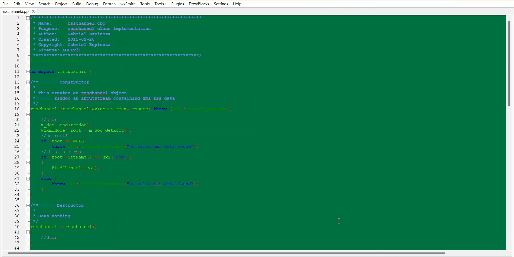  I want to click on Debug, so click(92, 4).